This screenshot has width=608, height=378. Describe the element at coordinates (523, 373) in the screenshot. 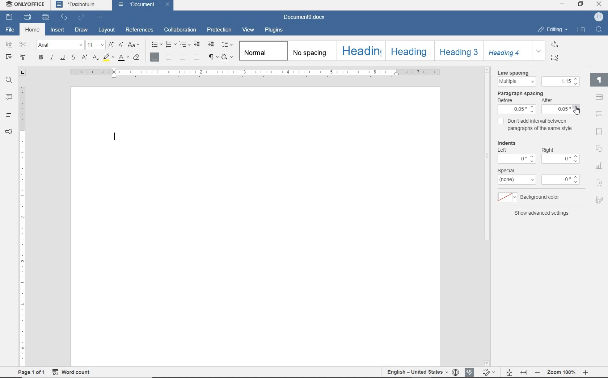

I see `fit to width` at that location.